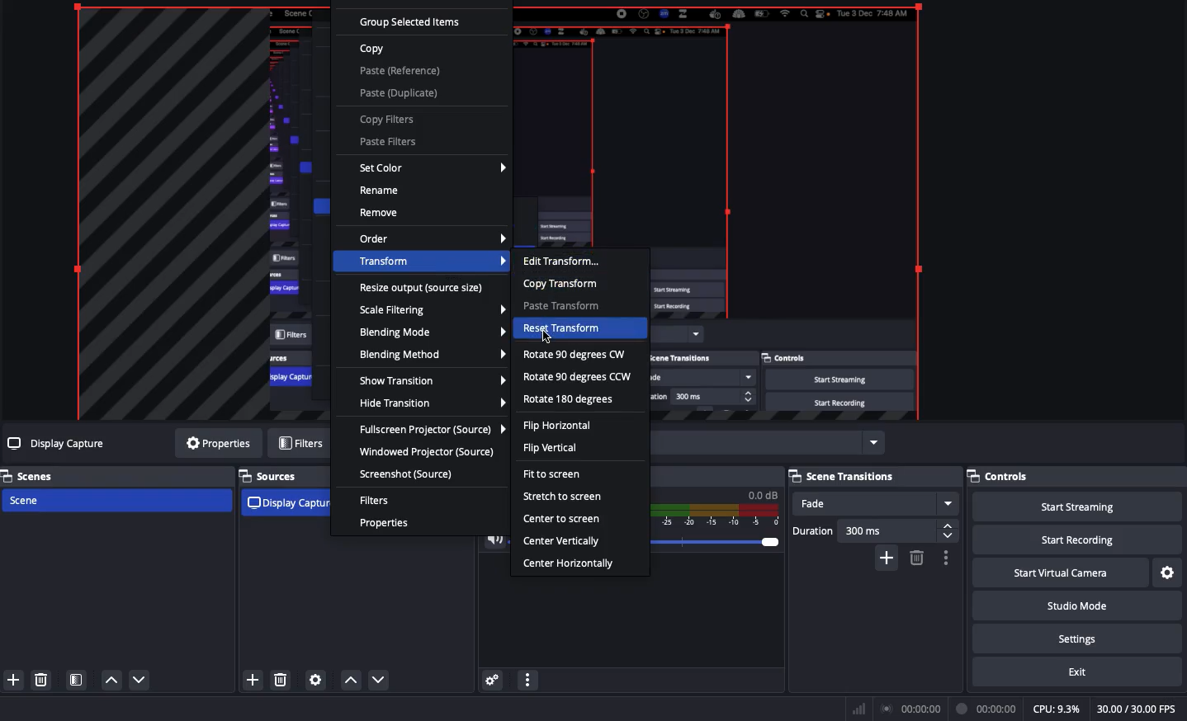 This screenshot has height=721, width=1187. I want to click on Group selected items, so click(410, 21).